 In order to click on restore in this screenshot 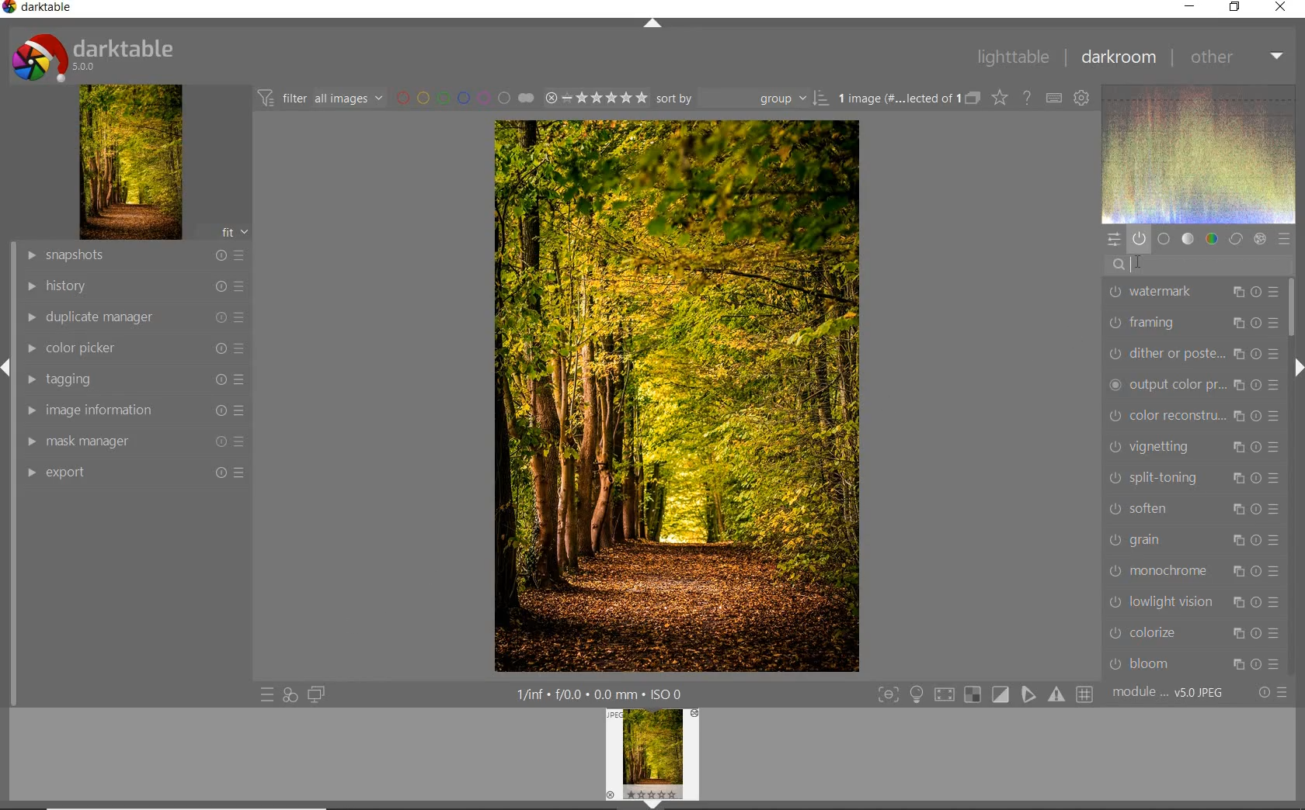, I will do `click(1234, 9)`.